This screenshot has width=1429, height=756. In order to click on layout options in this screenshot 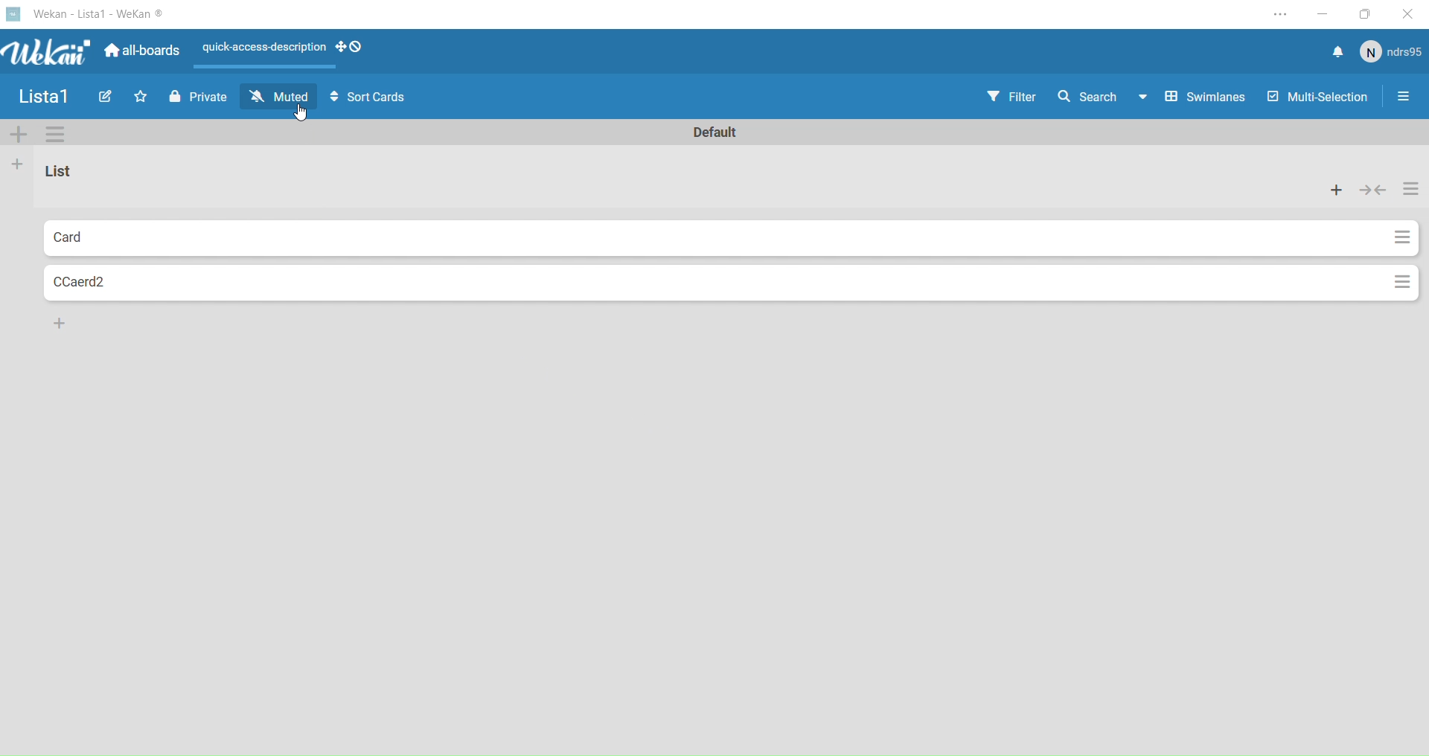, I will do `click(286, 53)`.